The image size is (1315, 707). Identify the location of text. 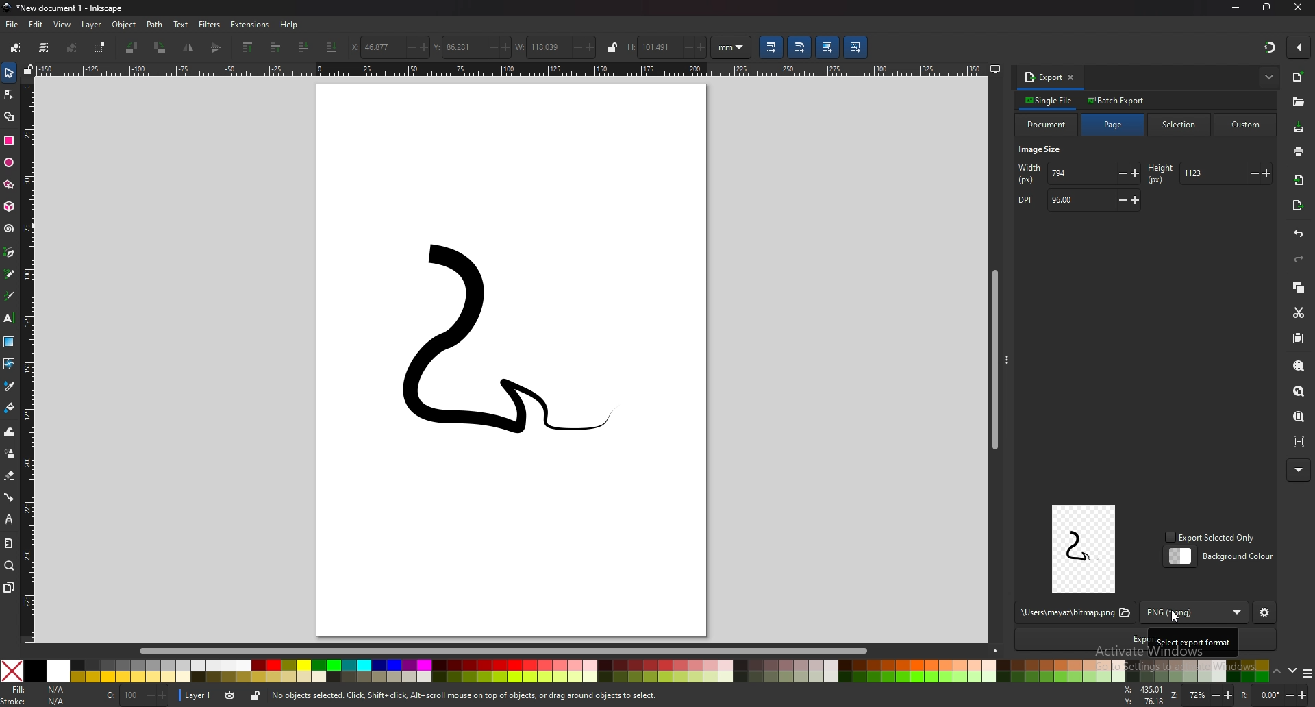
(181, 24).